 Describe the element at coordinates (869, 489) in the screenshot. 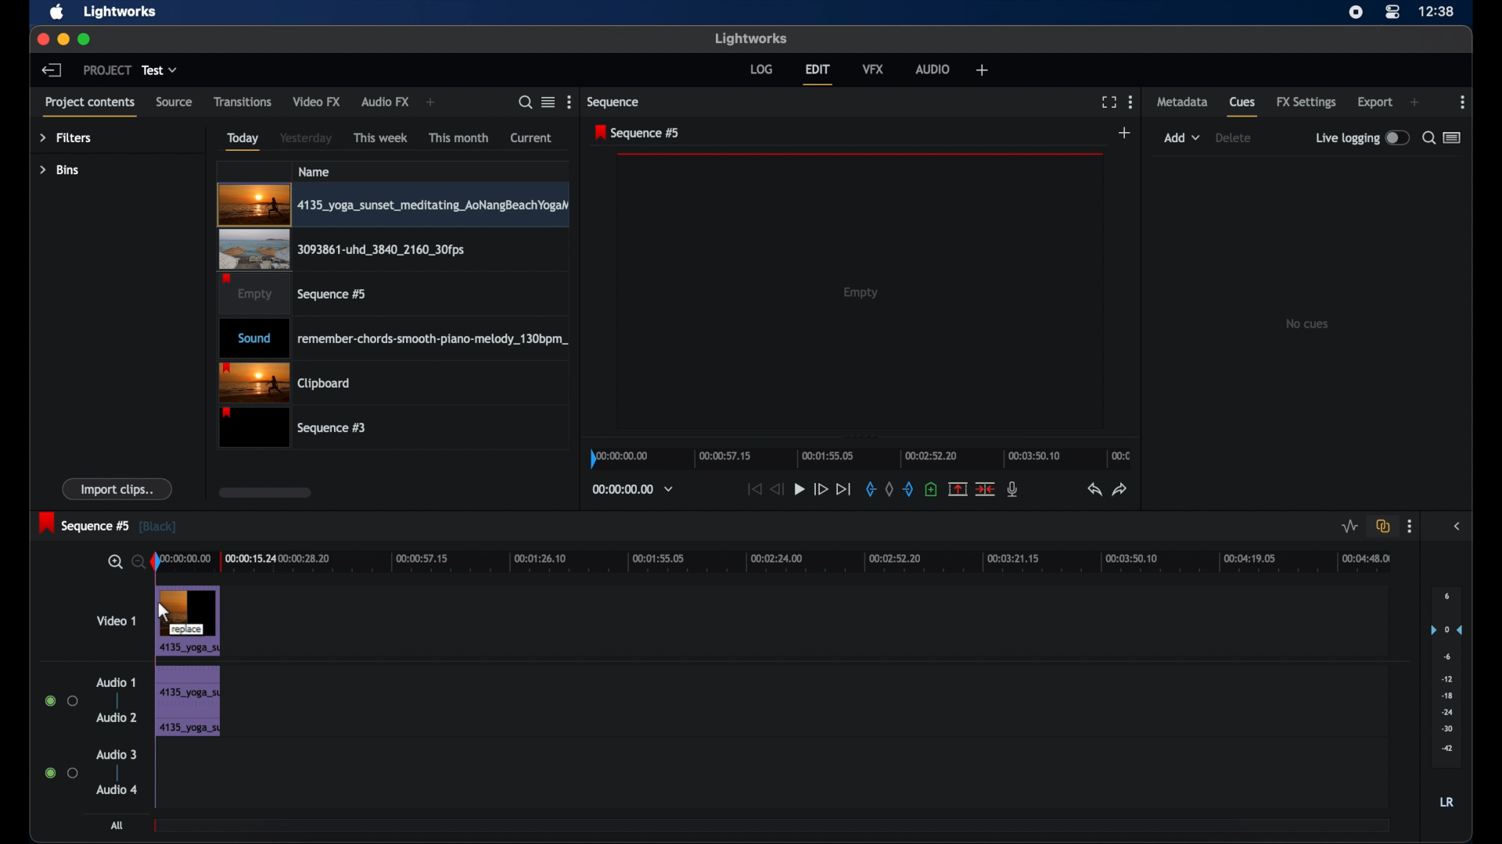

I see `in mark` at that location.